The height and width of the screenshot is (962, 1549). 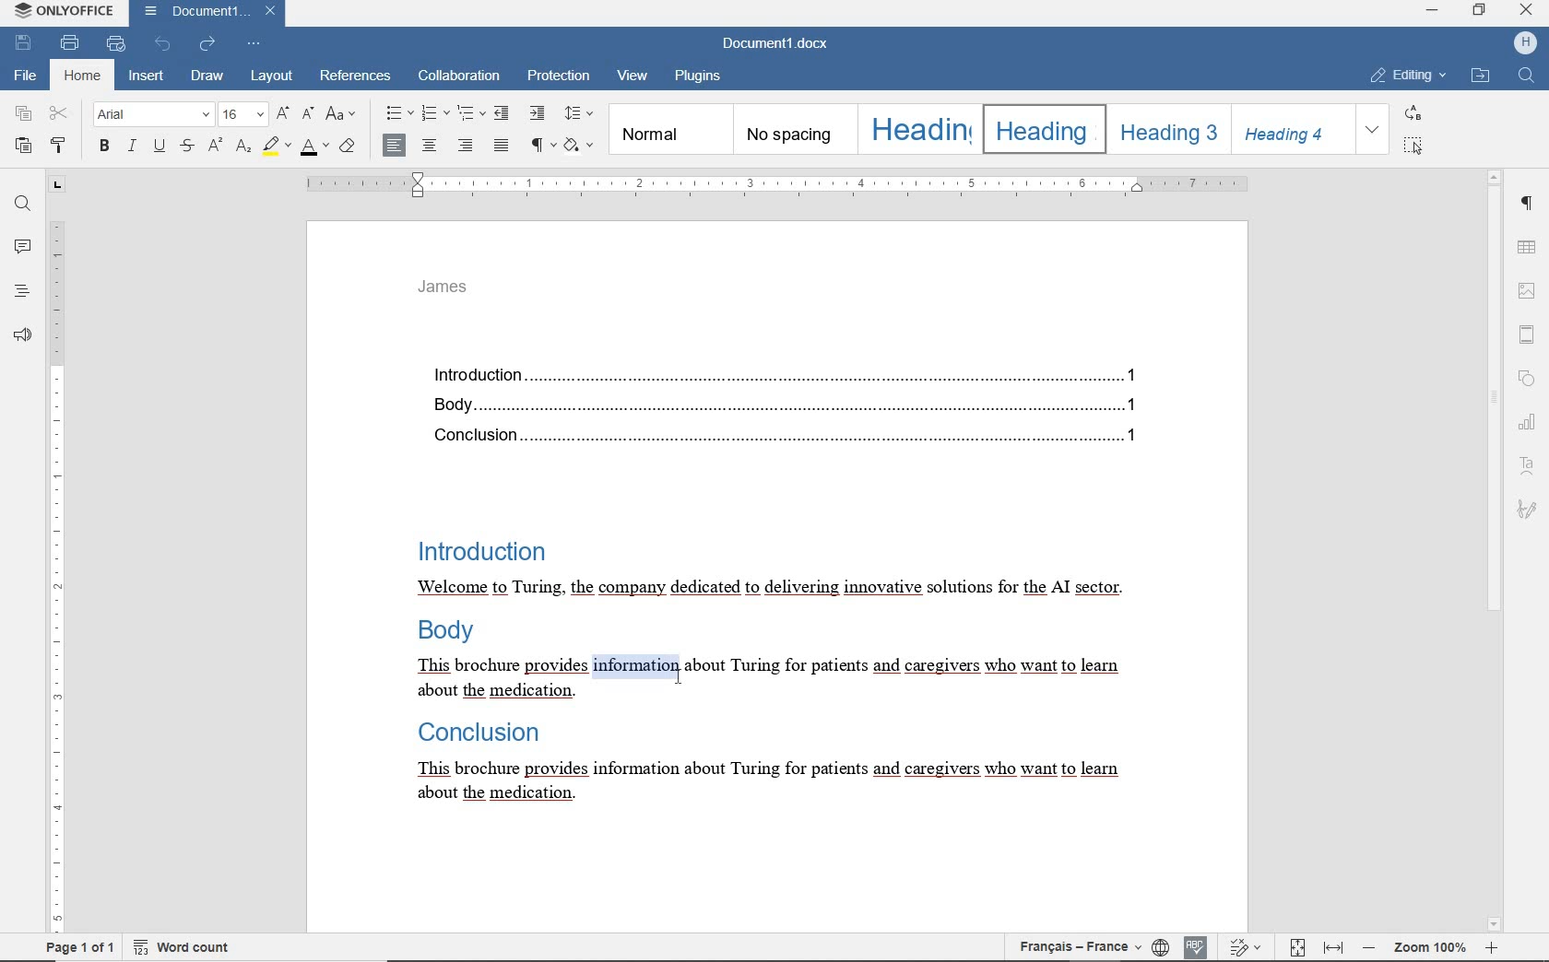 I want to click on DECREMENT FONT SIZE, so click(x=306, y=115).